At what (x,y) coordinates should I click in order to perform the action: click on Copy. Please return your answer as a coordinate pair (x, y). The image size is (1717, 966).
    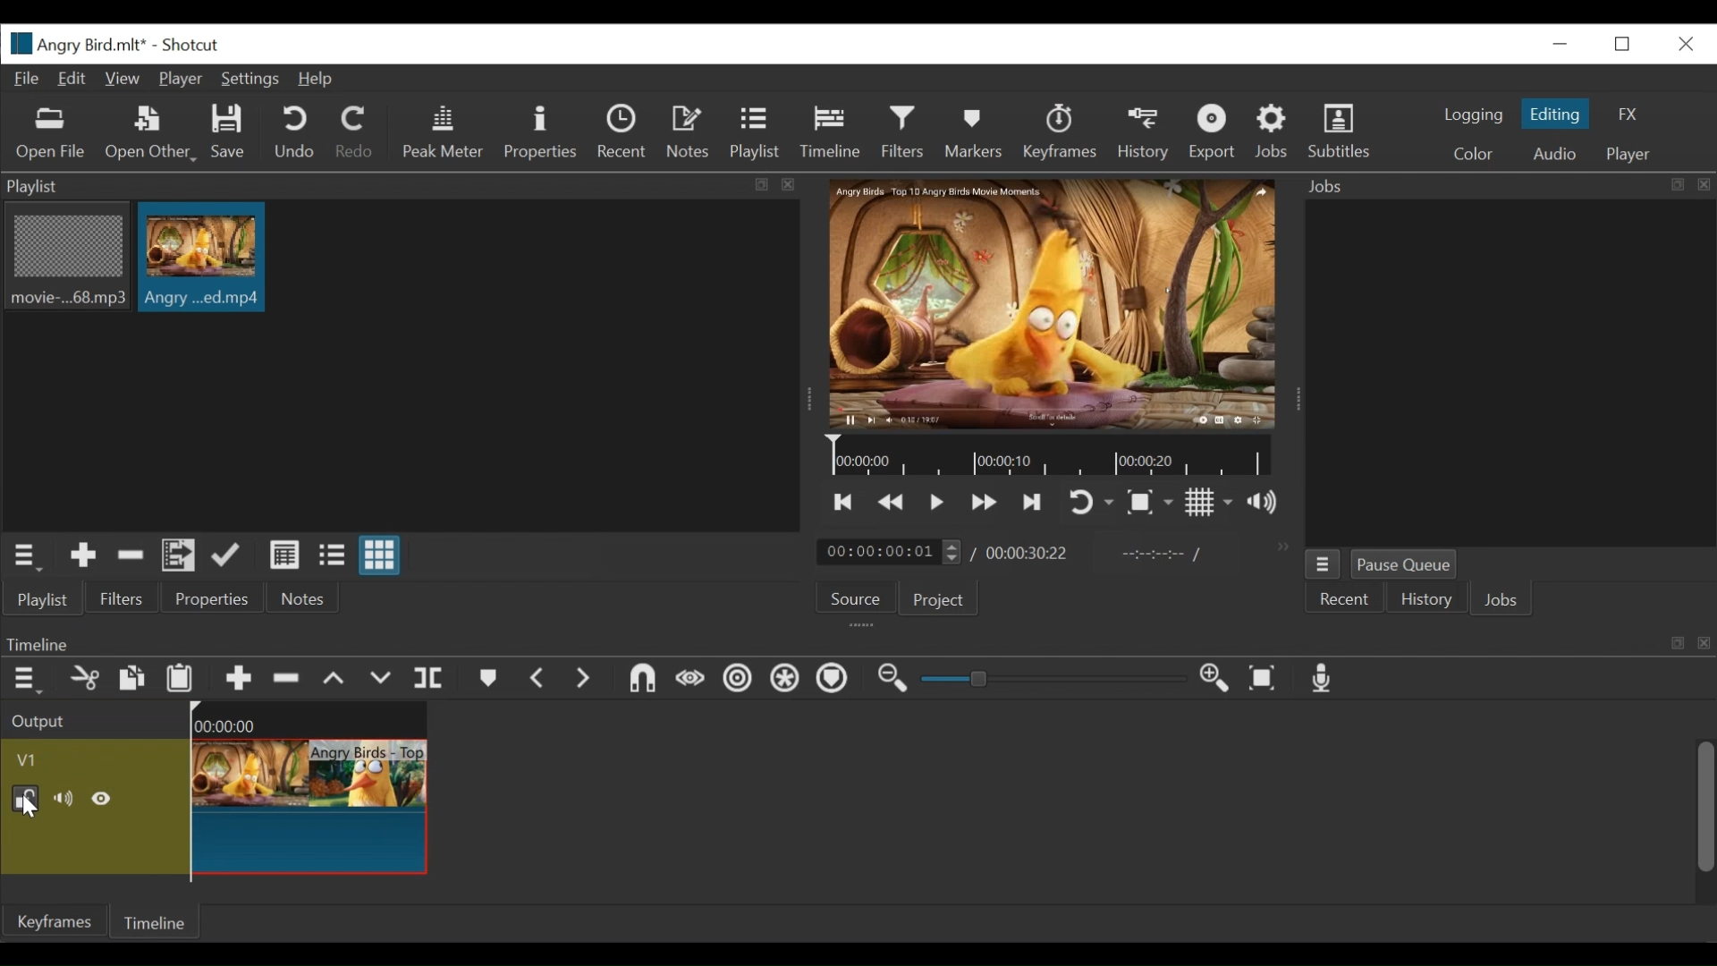
    Looking at the image, I should click on (133, 681).